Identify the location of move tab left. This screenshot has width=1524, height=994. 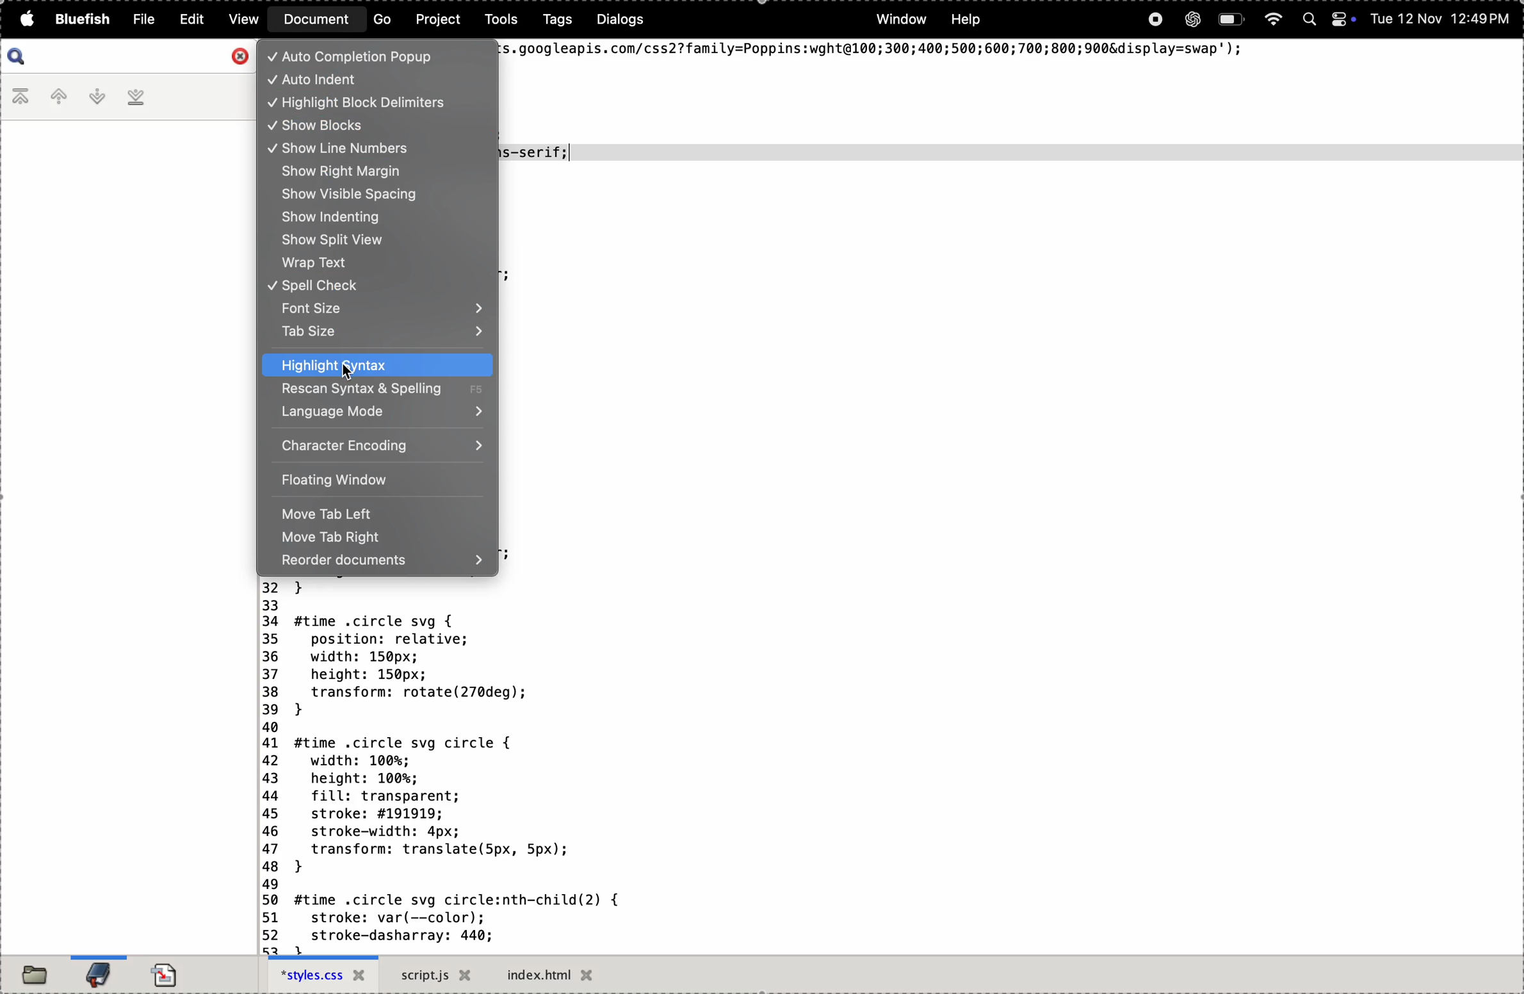
(374, 514).